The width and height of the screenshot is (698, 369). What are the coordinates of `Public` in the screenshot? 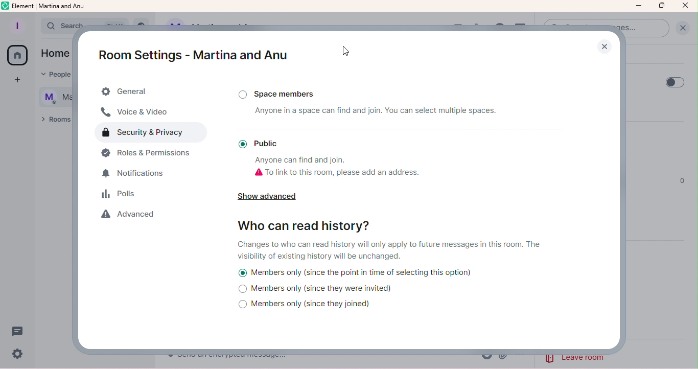 It's located at (259, 143).